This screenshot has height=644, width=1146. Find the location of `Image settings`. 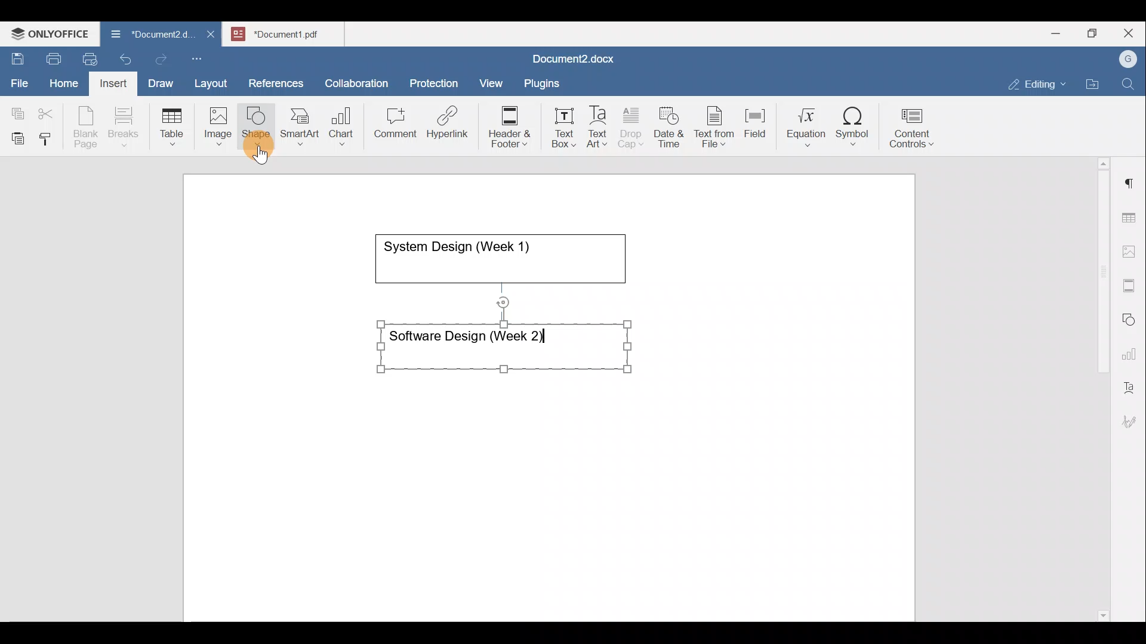

Image settings is located at coordinates (1131, 250).